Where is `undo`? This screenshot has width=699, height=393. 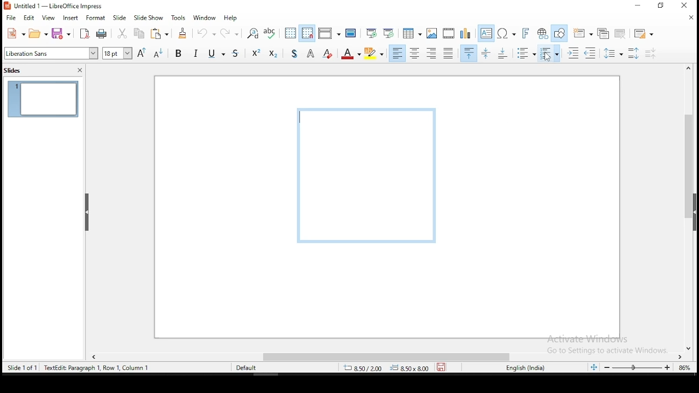 undo is located at coordinates (205, 33).